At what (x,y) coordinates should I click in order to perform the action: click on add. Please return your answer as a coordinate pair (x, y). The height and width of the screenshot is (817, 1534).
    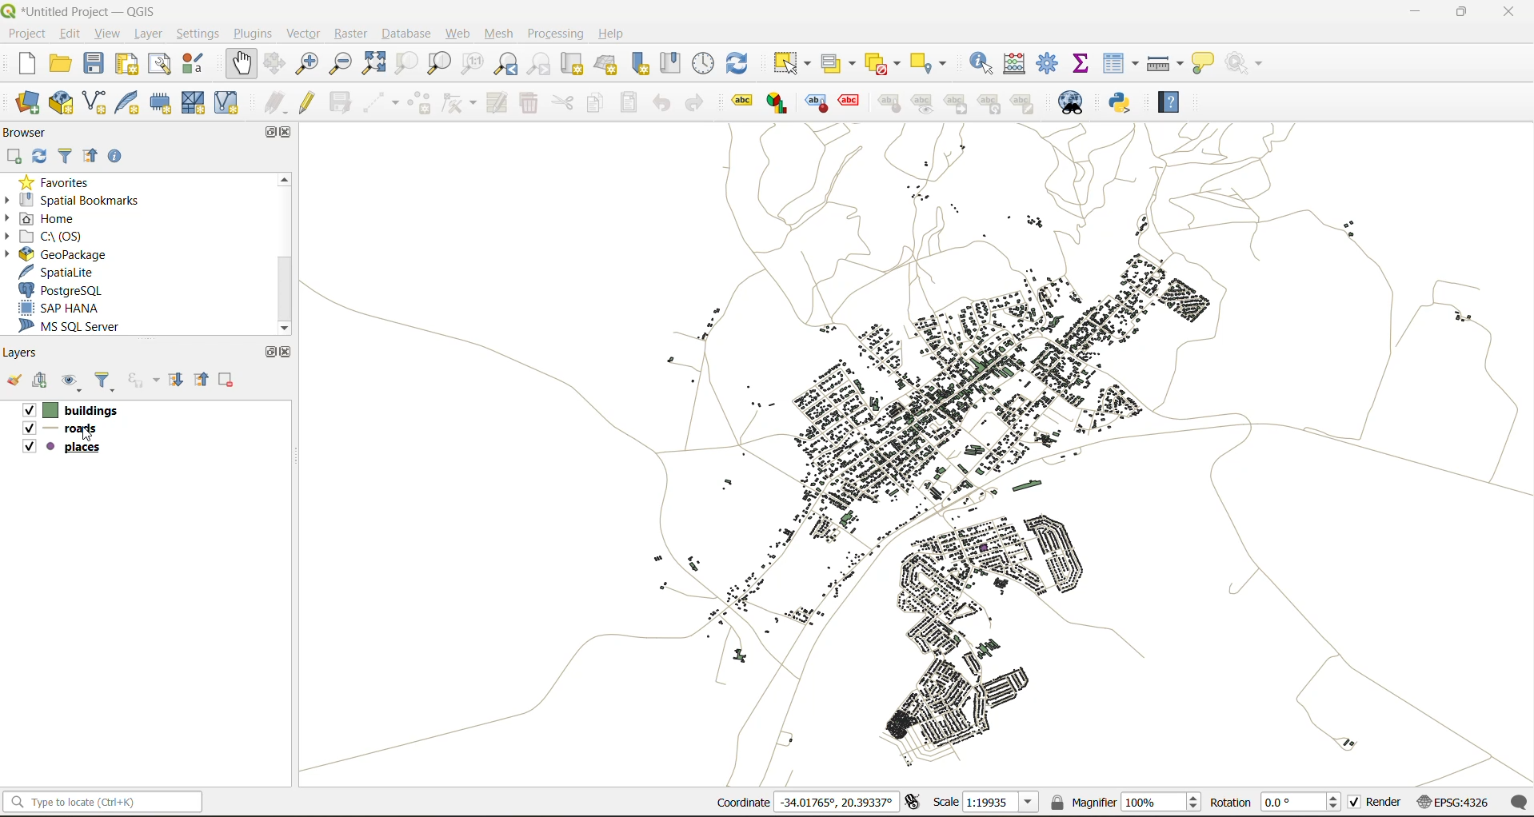
    Looking at the image, I should click on (41, 381).